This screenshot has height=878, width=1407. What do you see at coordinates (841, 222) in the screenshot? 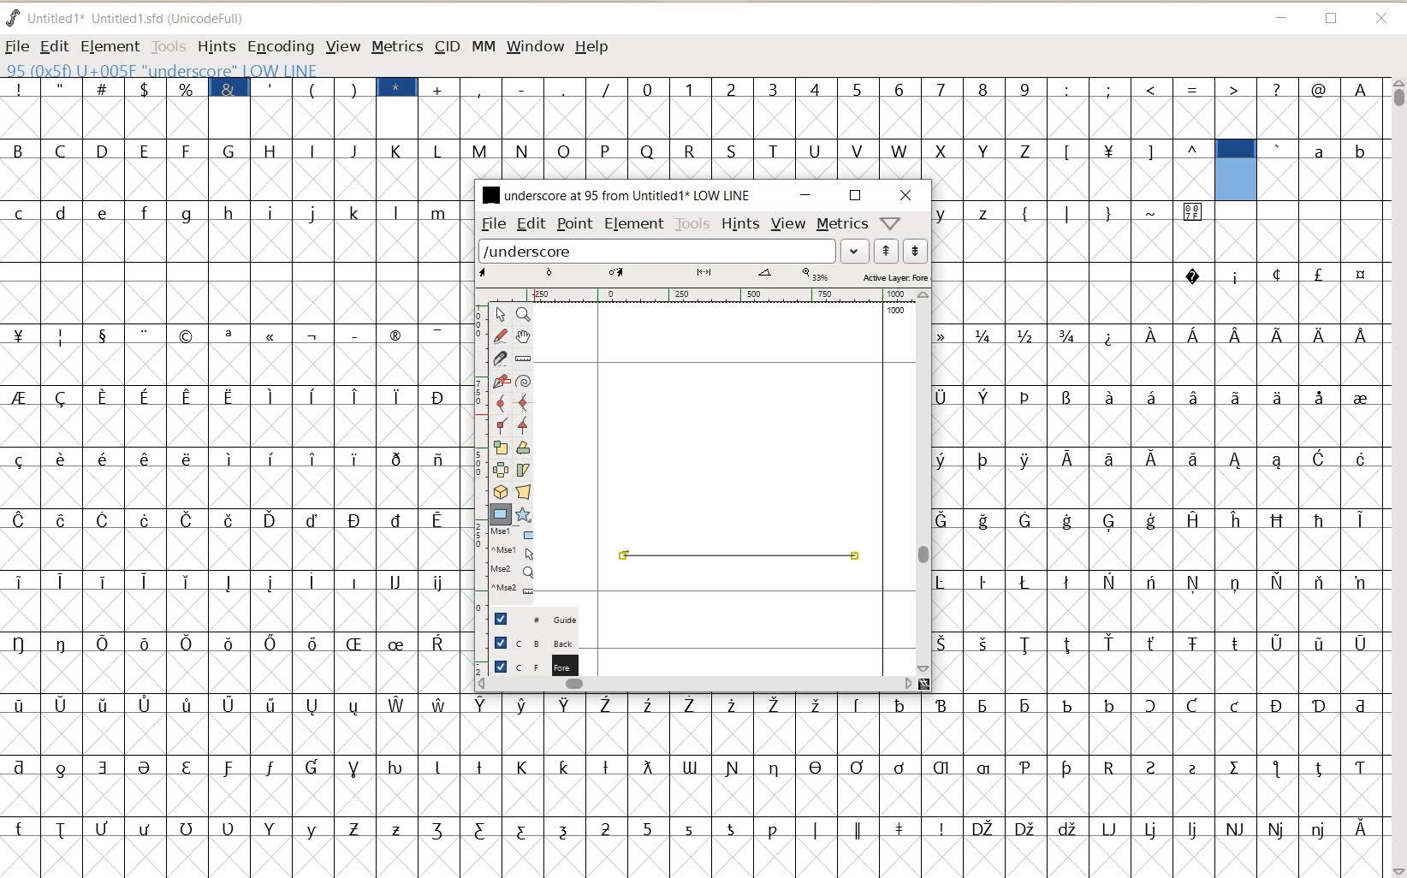
I see `metrics` at bounding box center [841, 222].